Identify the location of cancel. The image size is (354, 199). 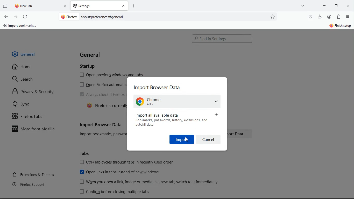
(208, 140).